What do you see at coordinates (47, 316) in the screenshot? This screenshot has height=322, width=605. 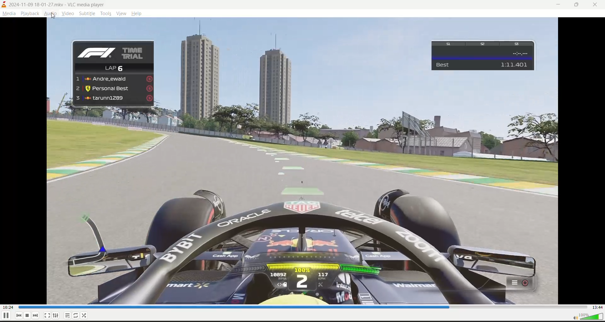 I see `fullscreen` at bounding box center [47, 316].